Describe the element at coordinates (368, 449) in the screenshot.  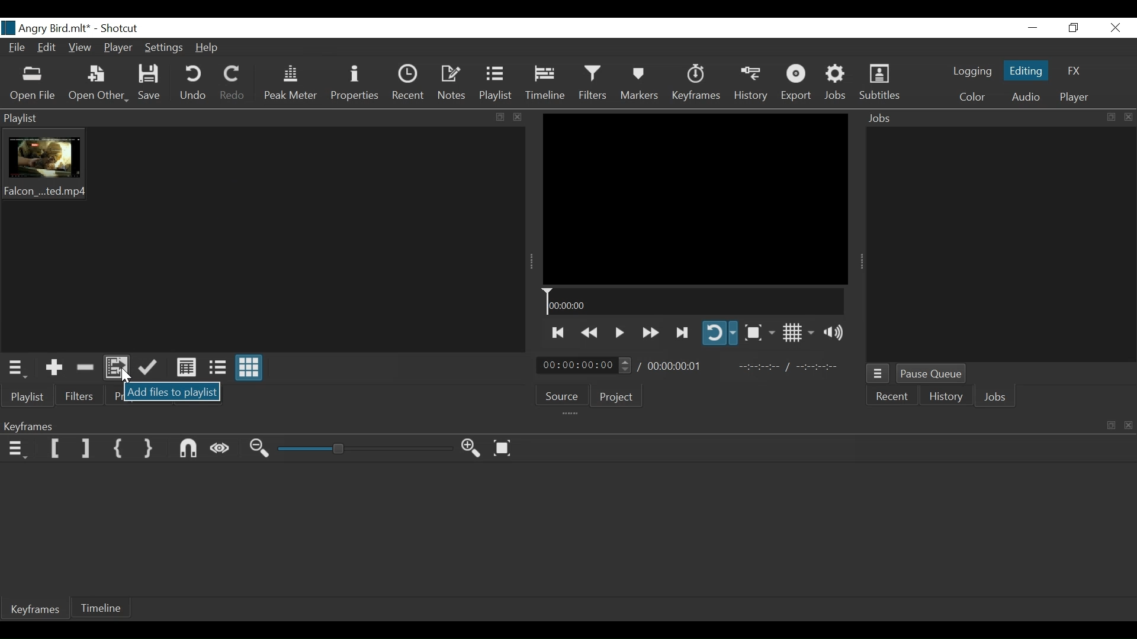
I see `Zoom Slider` at that location.